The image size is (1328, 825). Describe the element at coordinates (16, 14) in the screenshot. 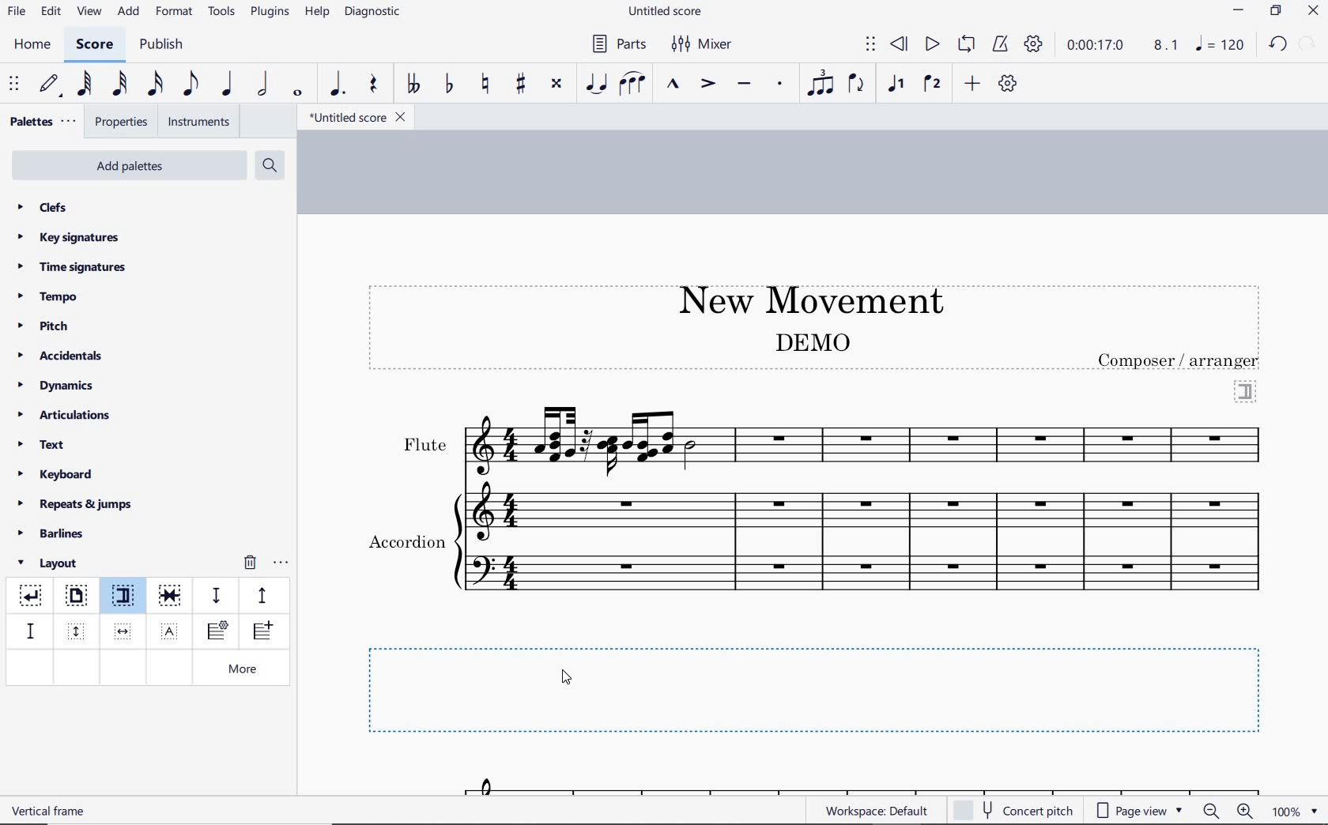

I see `file` at that location.